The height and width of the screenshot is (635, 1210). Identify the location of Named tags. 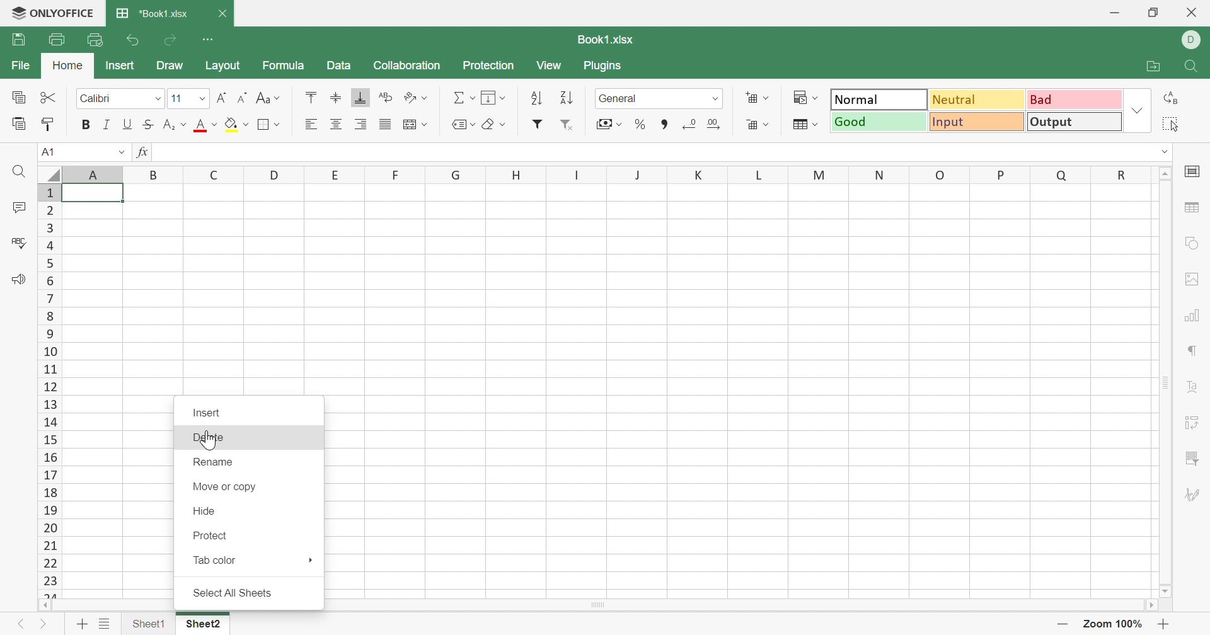
(453, 122).